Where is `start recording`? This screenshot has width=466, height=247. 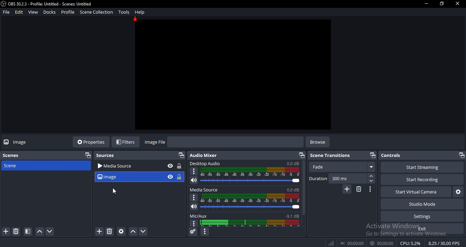
start recording is located at coordinates (419, 180).